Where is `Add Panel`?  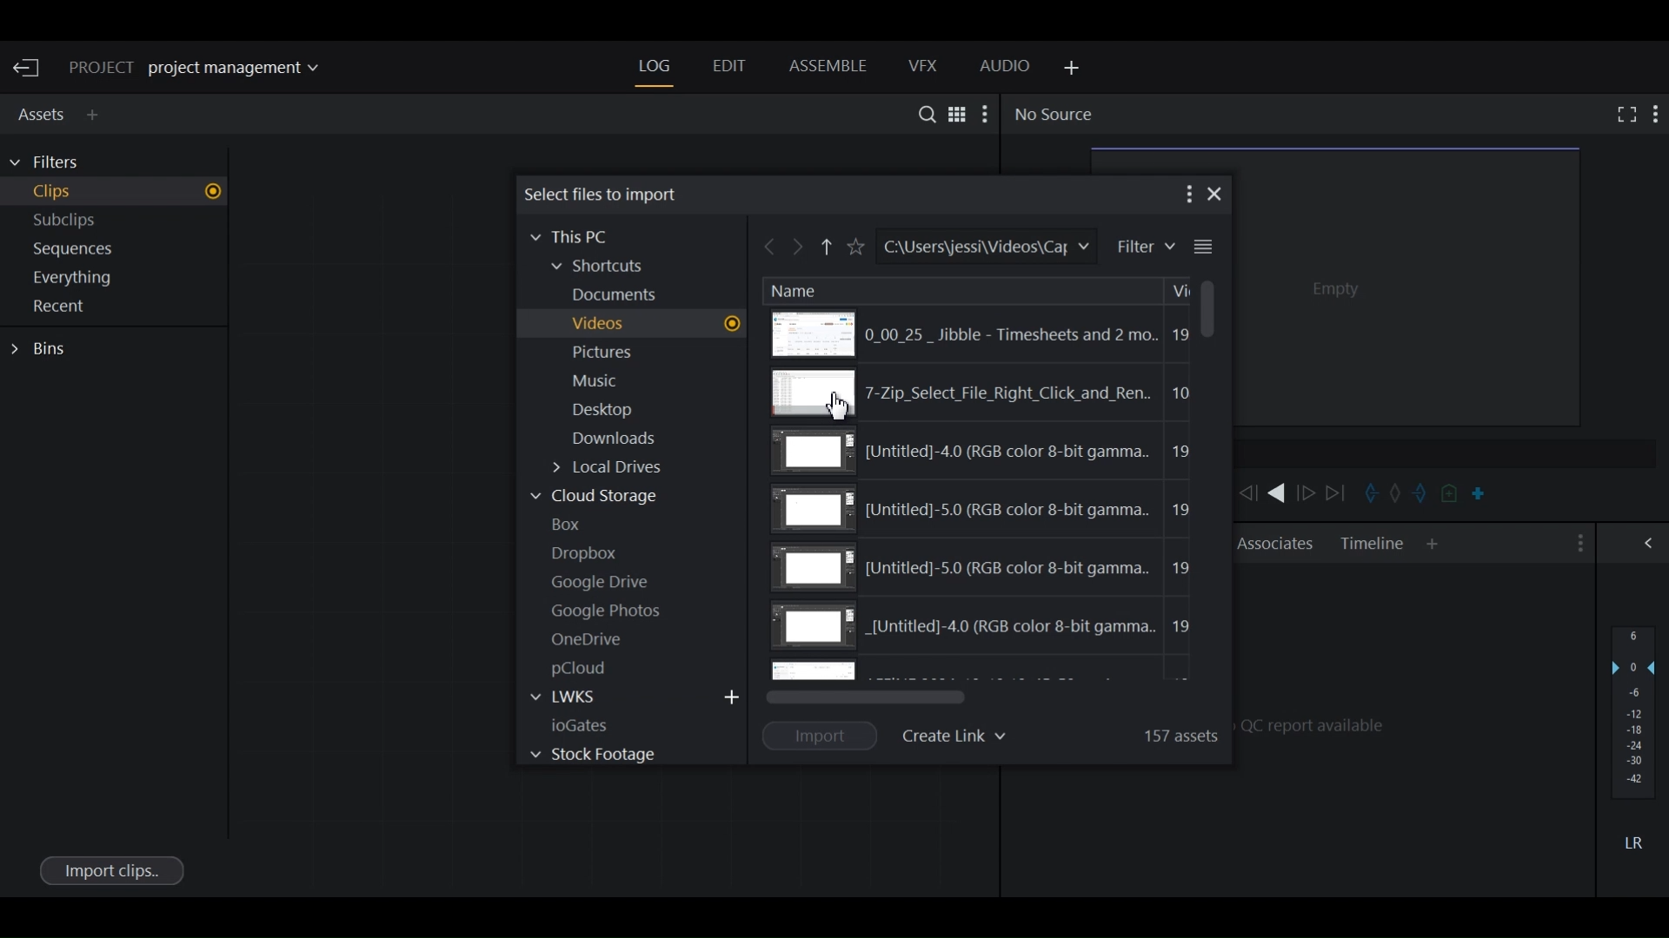 Add Panel is located at coordinates (1068, 69).